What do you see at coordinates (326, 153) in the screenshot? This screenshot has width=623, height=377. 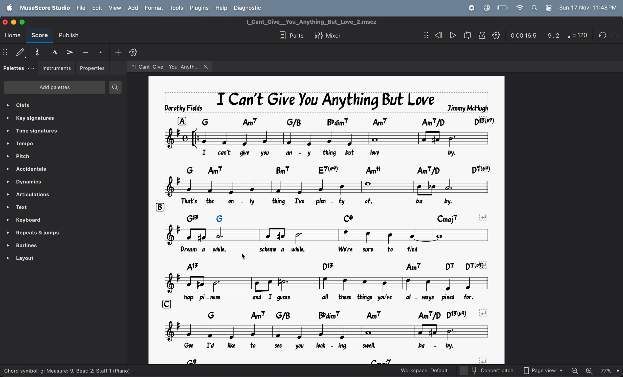 I see `lyrics` at bounding box center [326, 153].